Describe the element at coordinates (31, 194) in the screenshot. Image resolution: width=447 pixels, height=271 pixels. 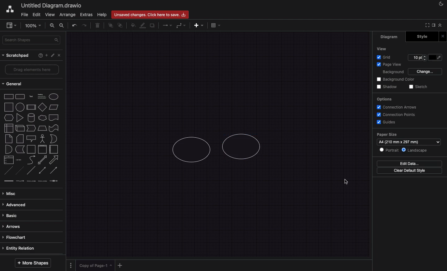
I see `misc` at that location.